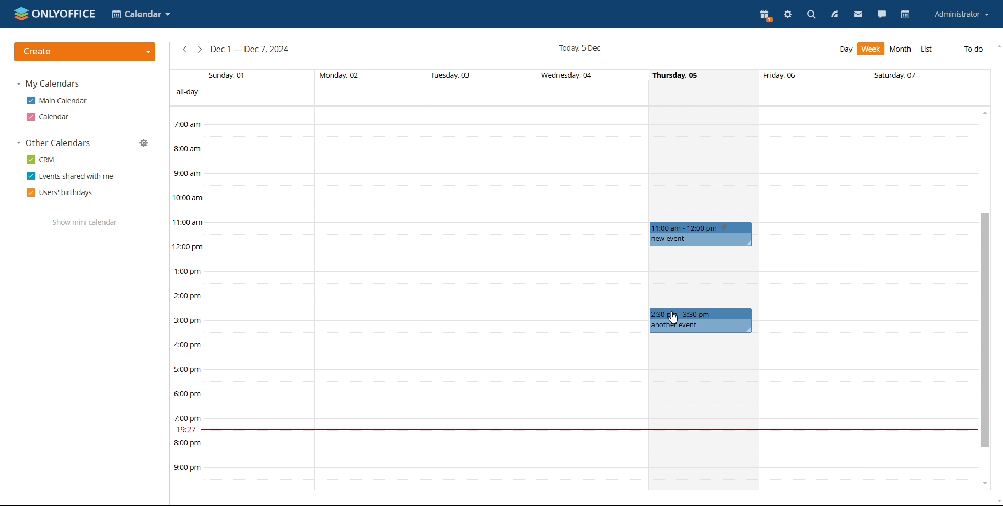 This screenshot has height=506, width=1003. Describe the element at coordinates (184, 429) in the screenshot. I see `19:27` at that location.